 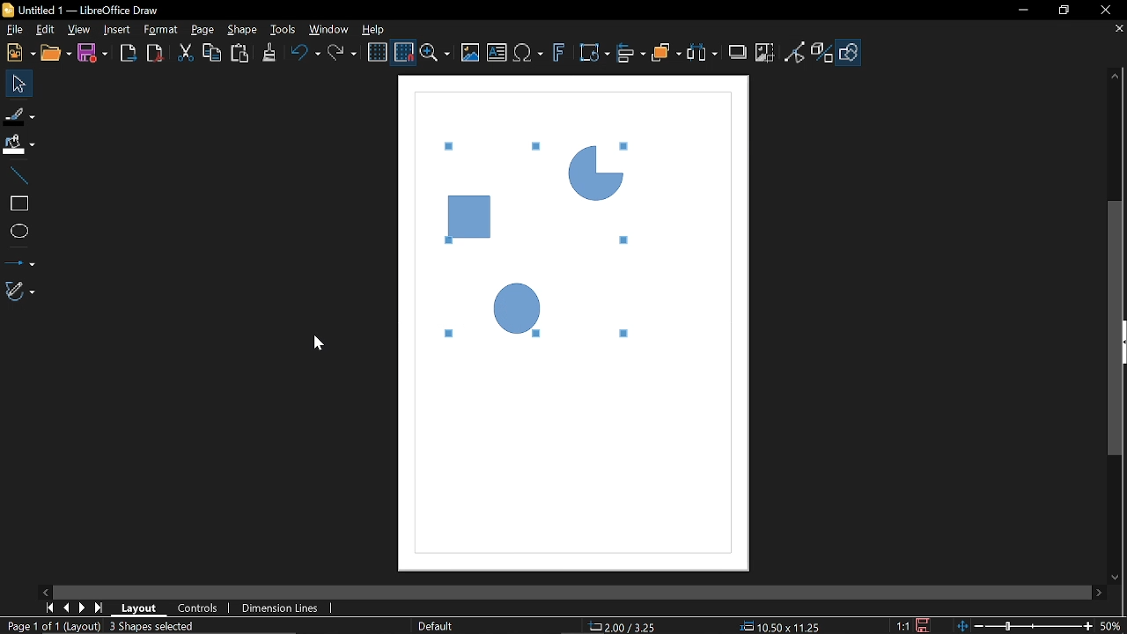 I want to click on Minimize, so click(x=1019, y=11).